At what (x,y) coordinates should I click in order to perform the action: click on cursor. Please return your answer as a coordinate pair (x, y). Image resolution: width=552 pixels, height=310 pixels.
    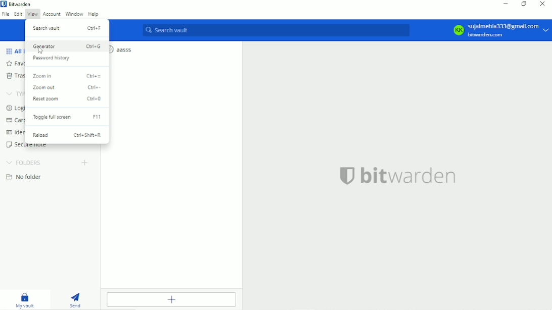
    Looking at the image, I should click on (41, 49).